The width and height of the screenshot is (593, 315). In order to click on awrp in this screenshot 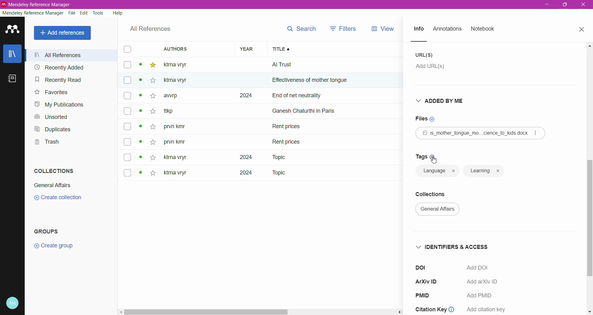, I will do `click(175, 98)`.